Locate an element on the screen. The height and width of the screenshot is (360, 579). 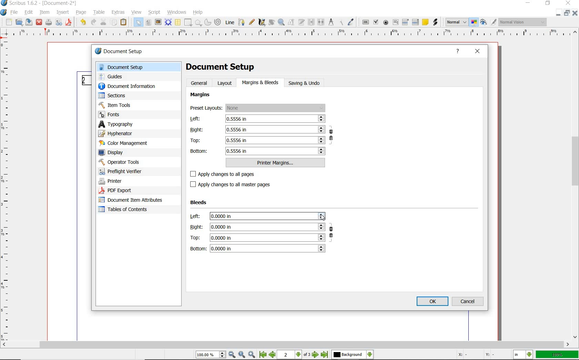
shape is located at coordinates (187, 23).